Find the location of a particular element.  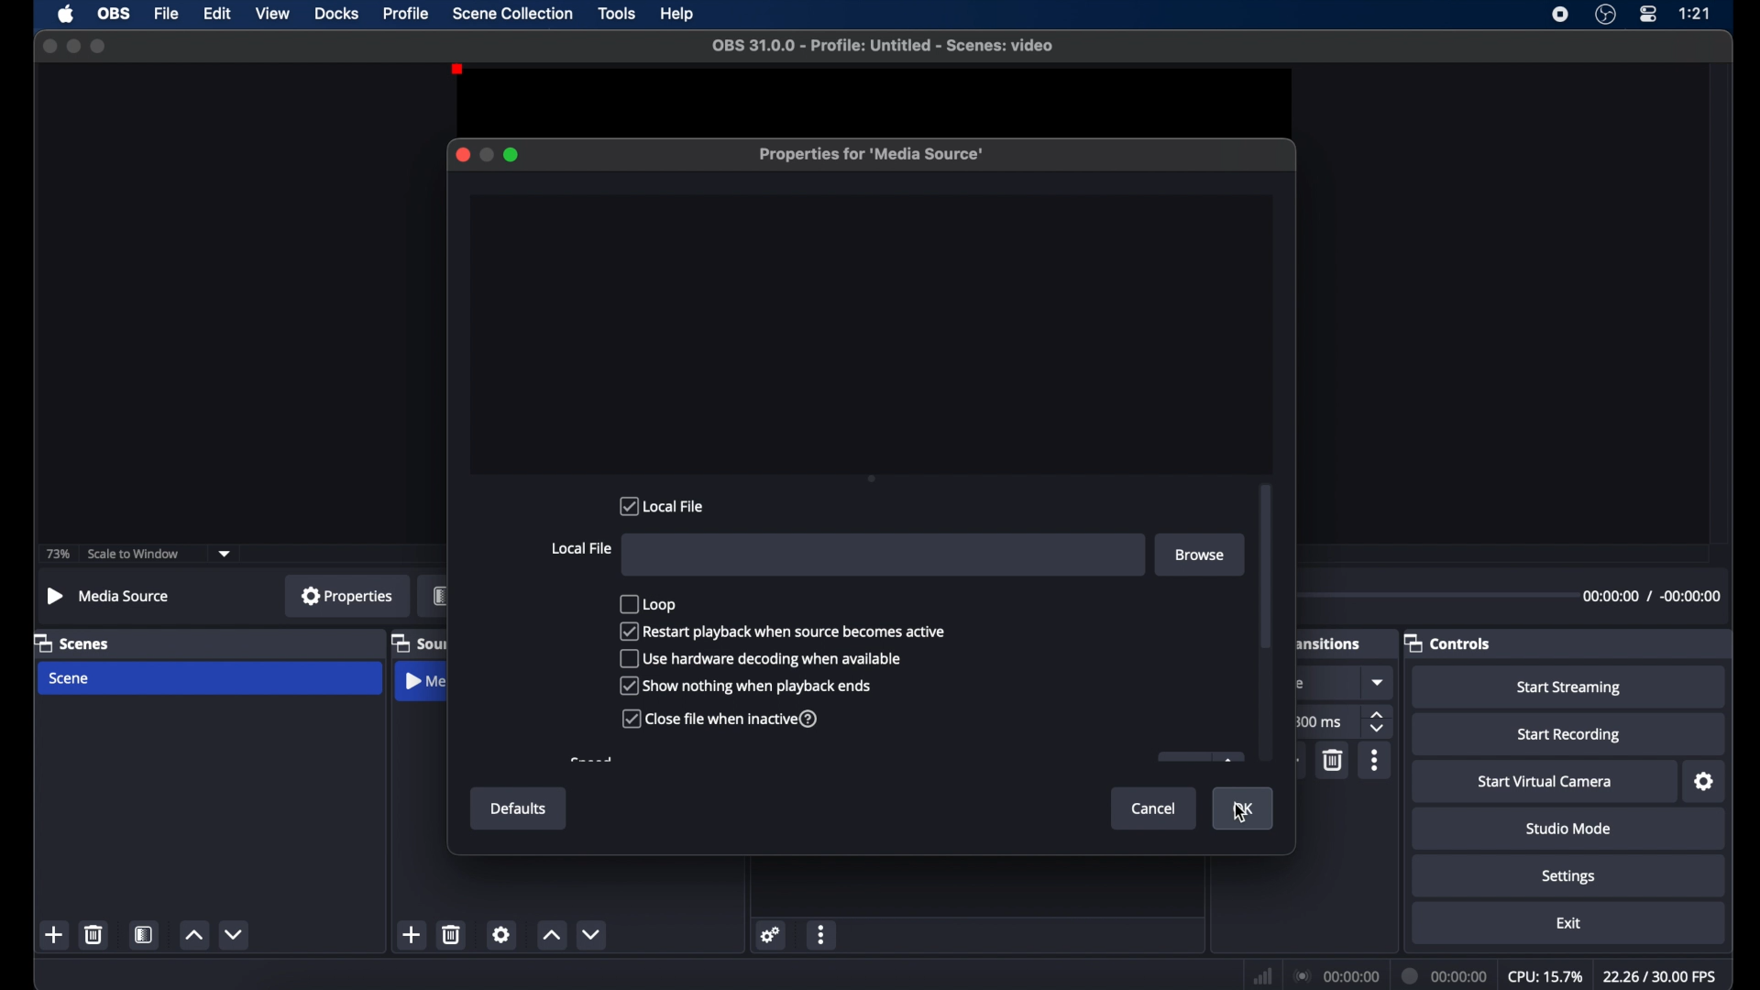

connection is located at coordinates (1333, 977).